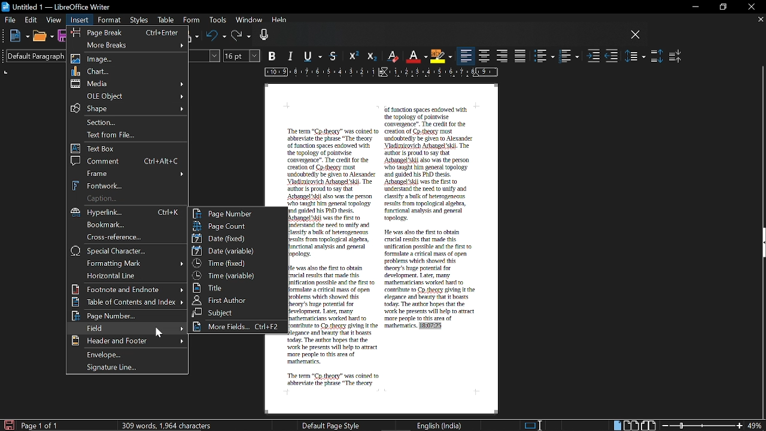 Image resolution: width=766 pixels, height=431 pixels. What do you see at coordinates (128, 96) in the screenshot?
I see `OLE object` at bounding box center [128, 96].